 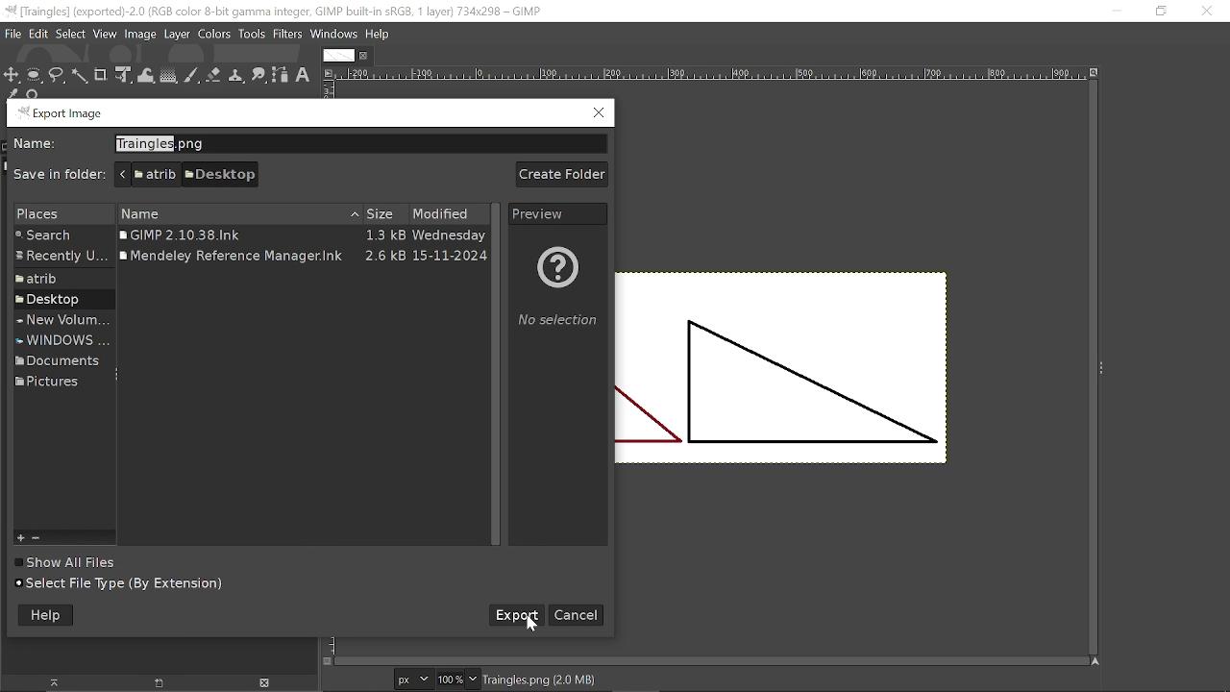 What do you see at coordinates (327, 72) in the screenshot?
I see `Access image options` at bounding box center [327, 72].